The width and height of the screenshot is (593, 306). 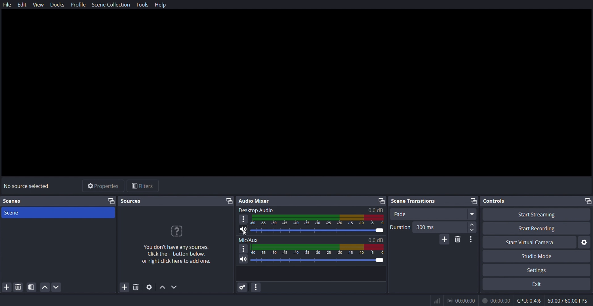 What do you see at coordinates (161, 5) in the screenshot?
I see `help` at bounding box center [161, 5].